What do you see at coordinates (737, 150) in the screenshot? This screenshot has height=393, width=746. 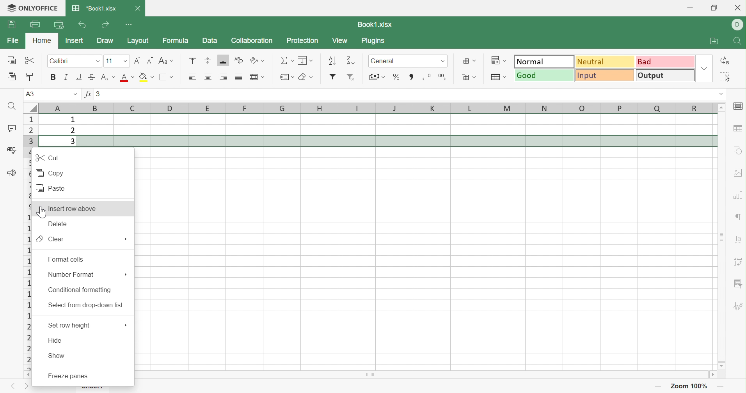 I see `Shape settings` at bounding box center [737, 150].